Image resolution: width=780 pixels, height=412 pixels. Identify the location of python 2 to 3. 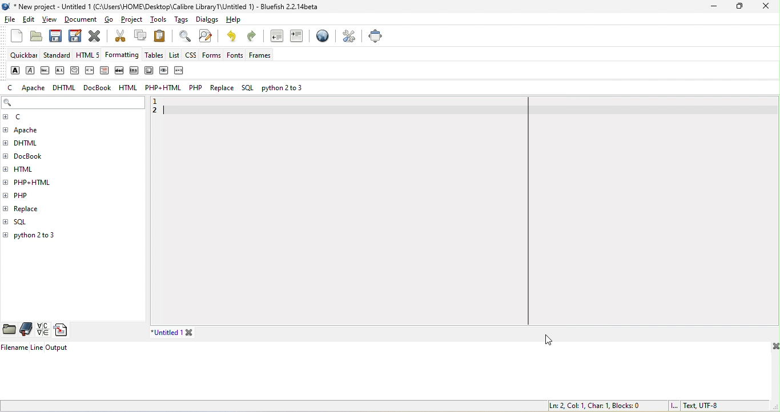
(42, 237).